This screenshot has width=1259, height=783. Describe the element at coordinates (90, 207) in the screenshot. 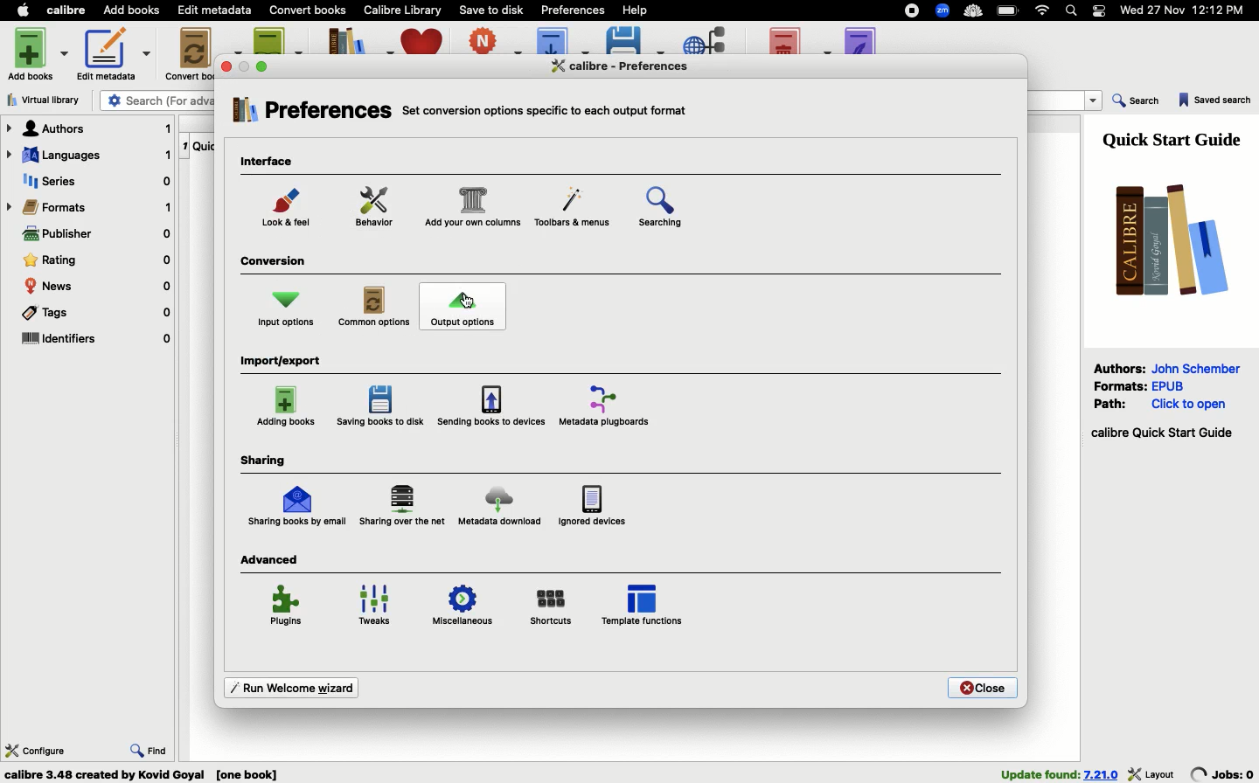

I see `Formats` at that location.